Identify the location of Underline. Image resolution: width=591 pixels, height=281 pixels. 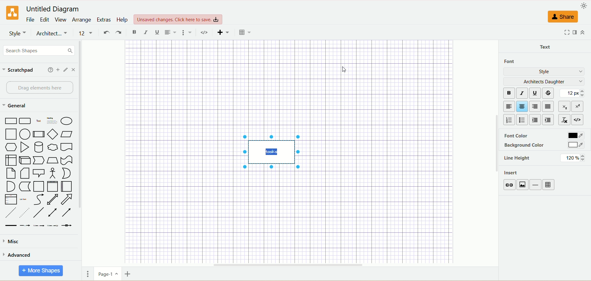
(158, 33).